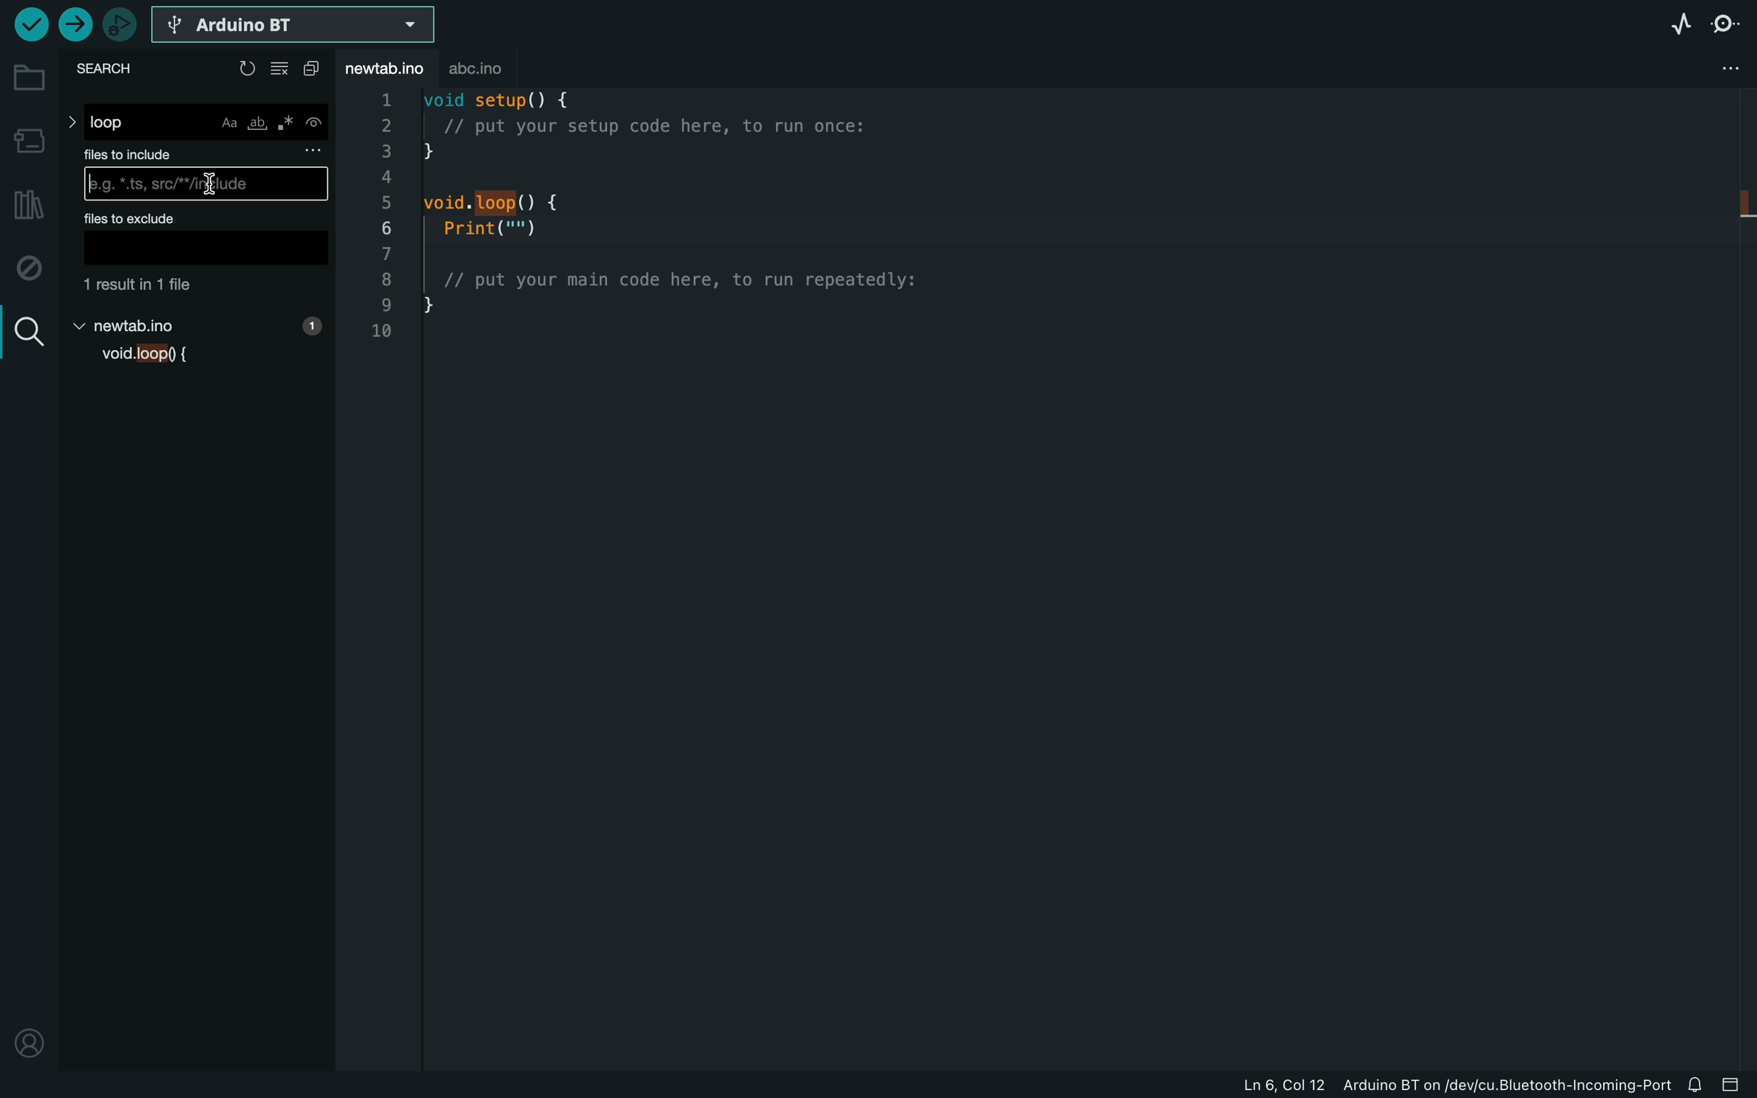 This screenshot has height=1098, width=1757. What do you see at coordinates (30, 140) in the screenshot?
I see `board manager` at bounding box center [30, 140].